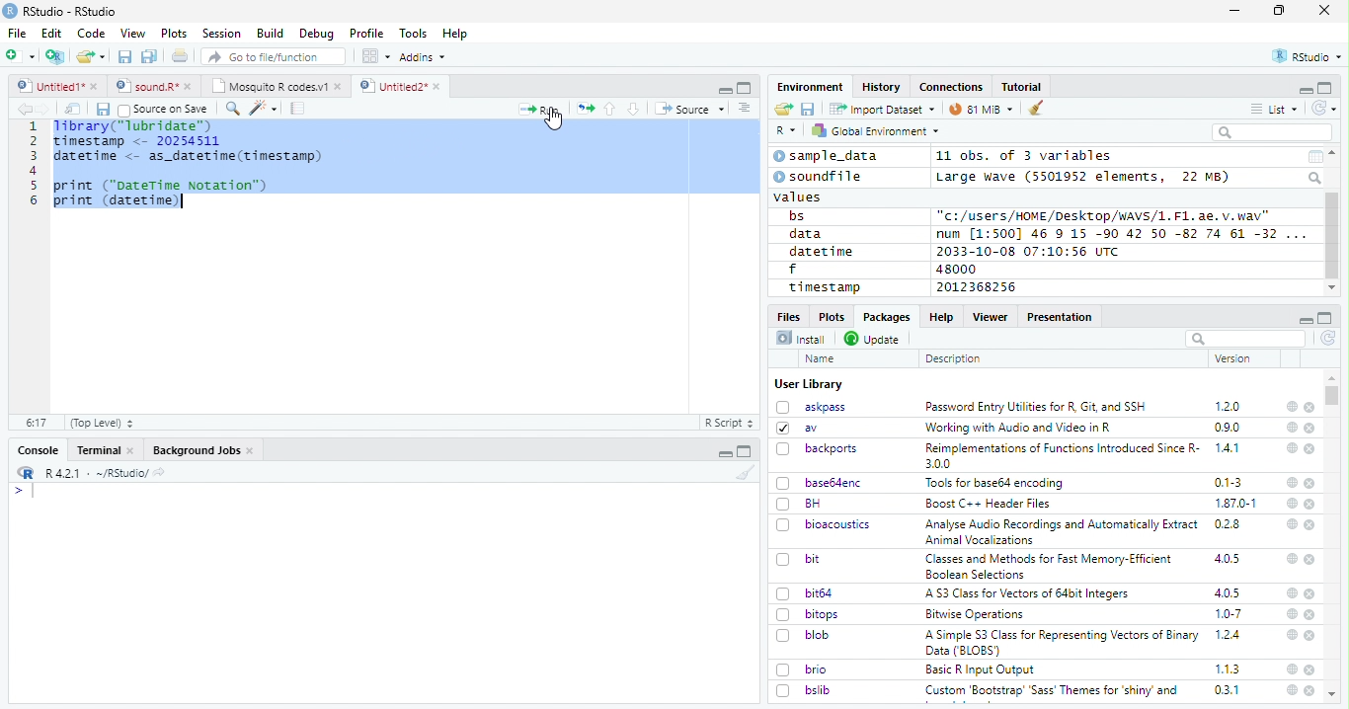 Image resolution: width=1349 pixels, height=709 pixels. I want to click on close, so click(1310, 429).